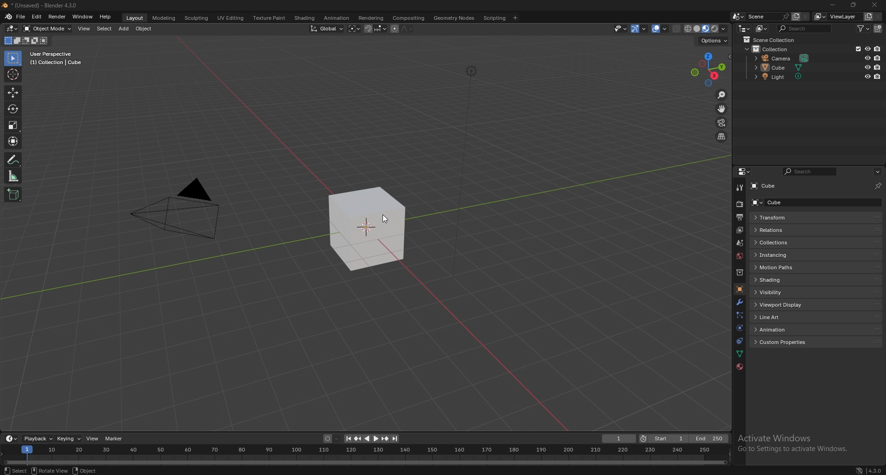 The height and width of the screenshot is (475, 886). I want to click on view, so click(93, 439).